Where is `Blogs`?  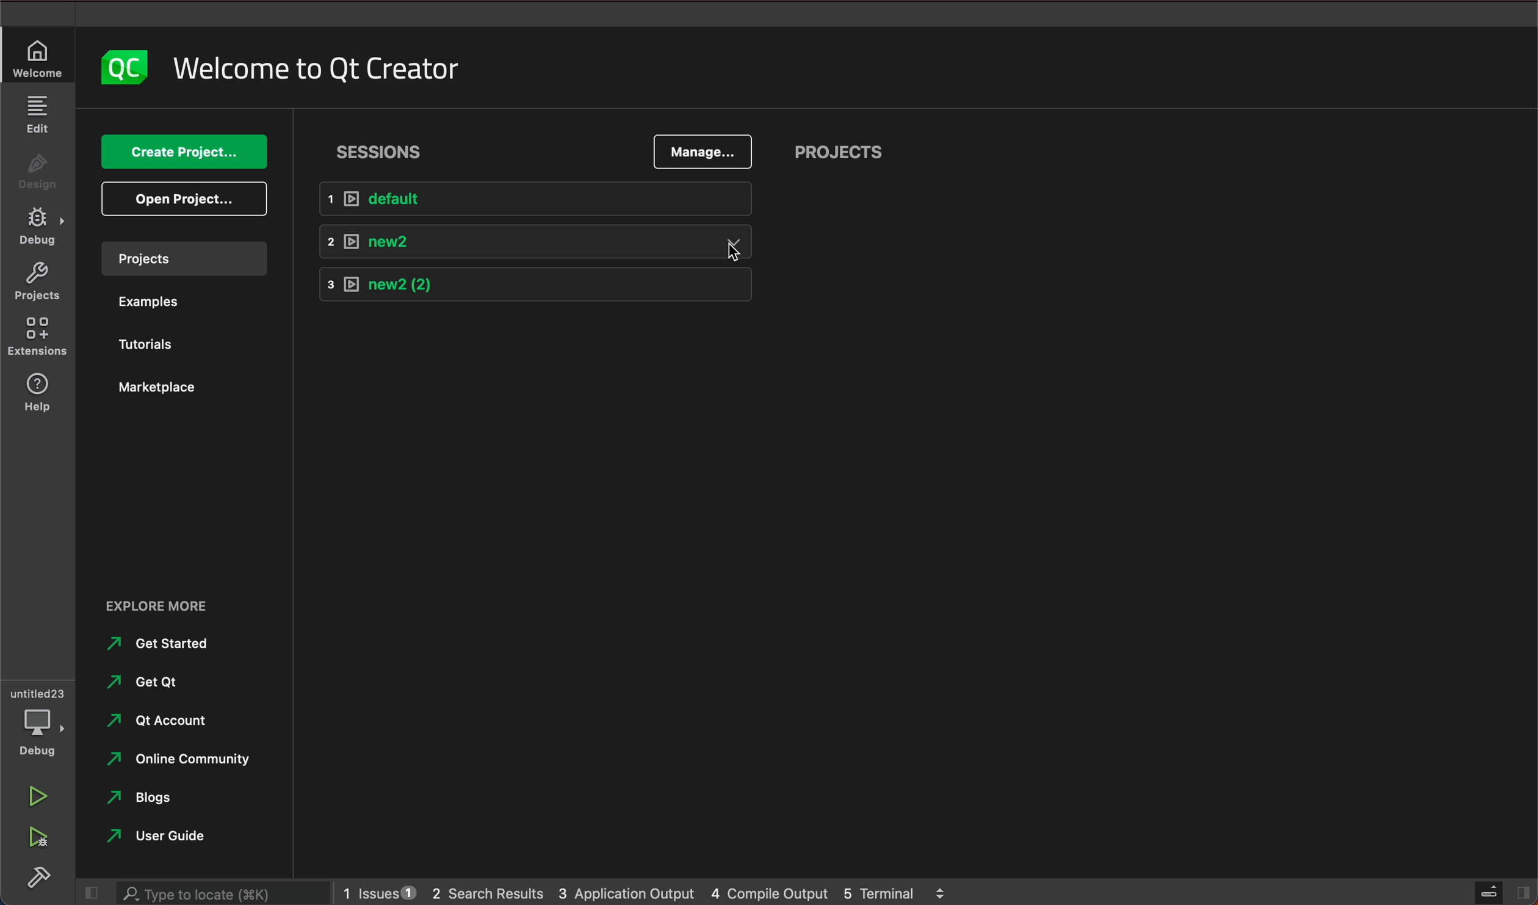
Blogs is located at coordinates (146, 801).